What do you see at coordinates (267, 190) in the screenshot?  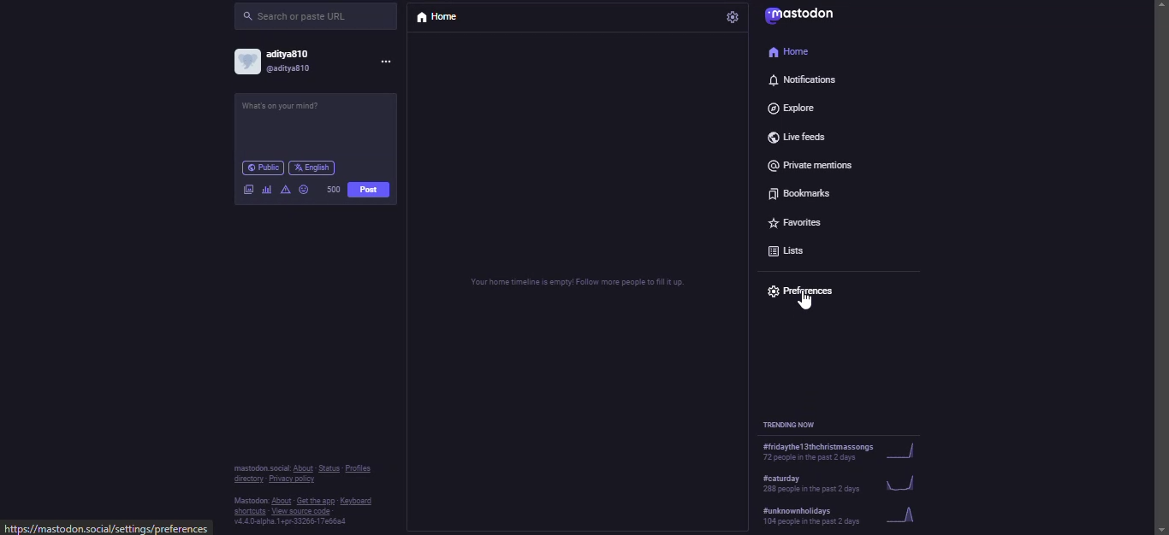 I see `polls` at bounding box center [267, 190].